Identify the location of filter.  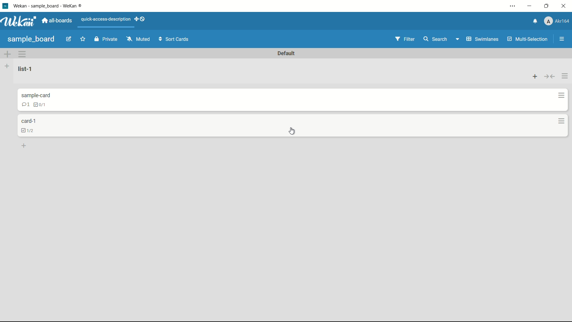
(406, 39).